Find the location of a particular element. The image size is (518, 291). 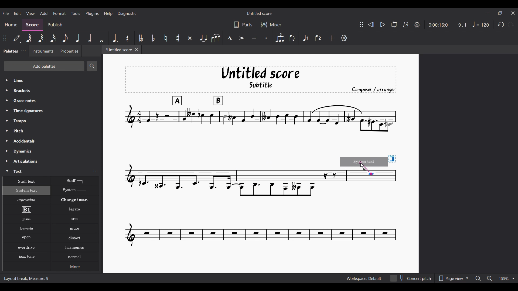

Dynamics is located at coordinates (51, 151).